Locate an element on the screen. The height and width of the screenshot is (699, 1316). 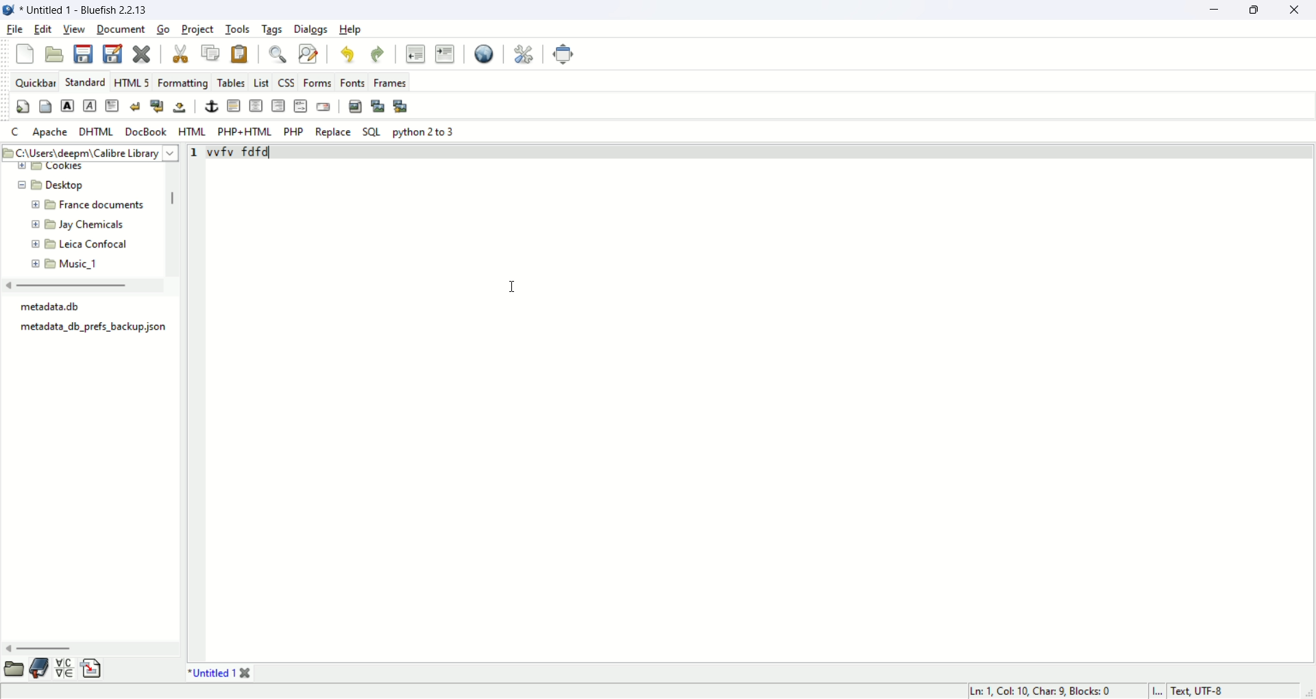
SQL is located at coordinates (371, 132).